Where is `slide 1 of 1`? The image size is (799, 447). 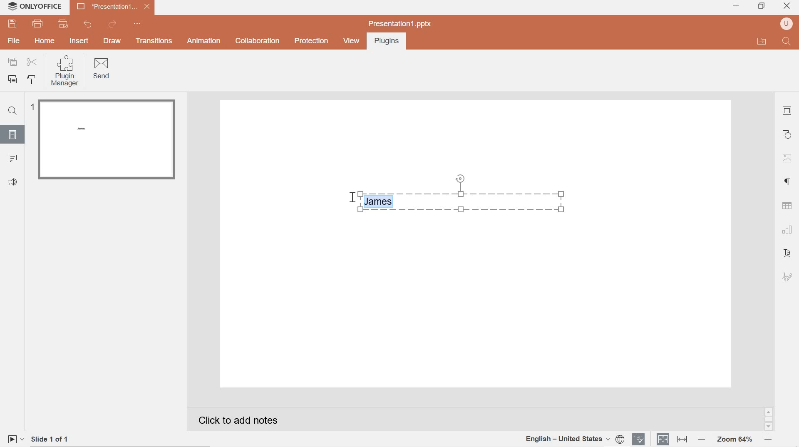
slide 1 of 1 is located at coordinates (57, 437).